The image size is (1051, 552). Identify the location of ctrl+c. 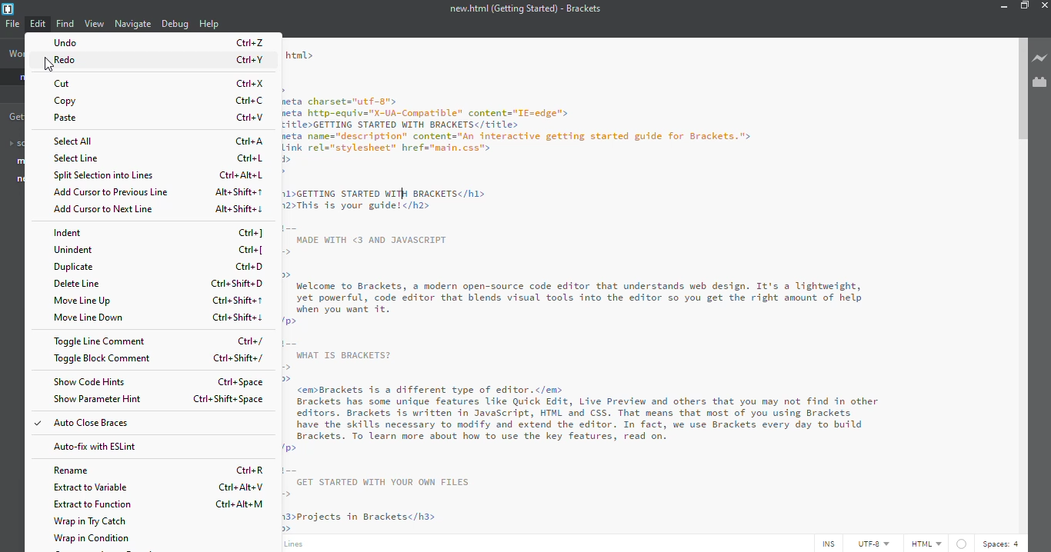
(249, 101).